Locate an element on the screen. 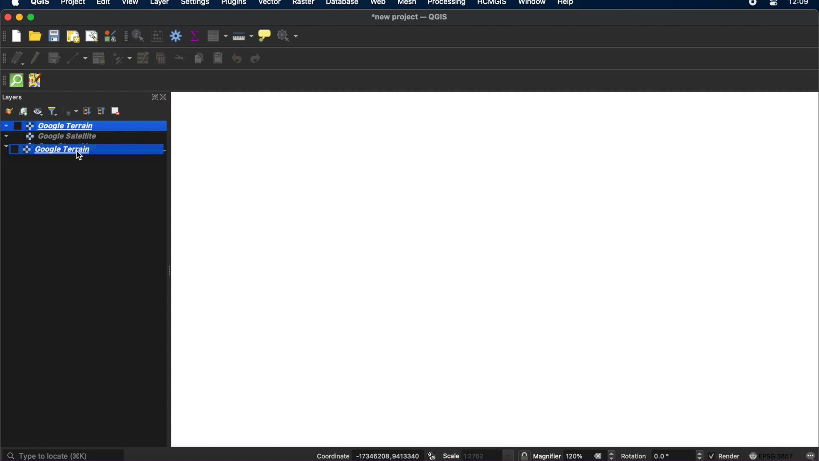 The image size is (819, 461). copy features is located at coordinates (198, 58).